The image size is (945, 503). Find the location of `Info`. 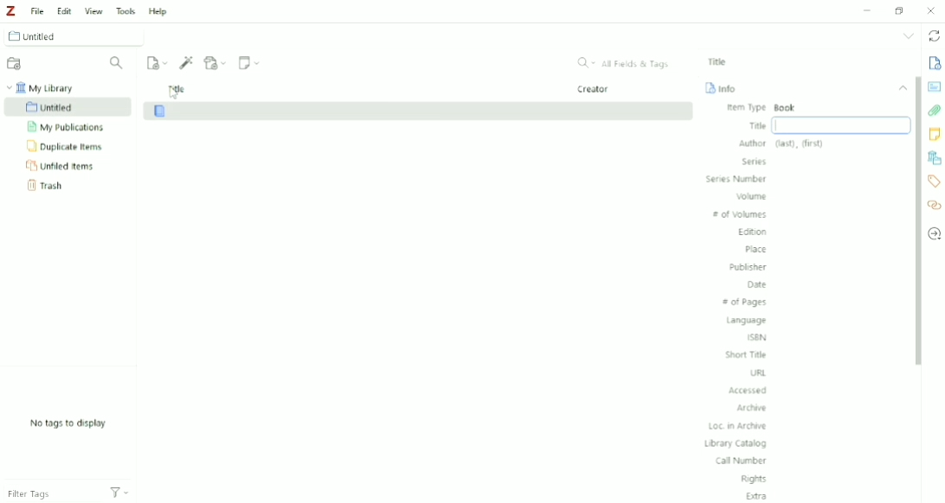

Info is located at coordinates (723, 87).